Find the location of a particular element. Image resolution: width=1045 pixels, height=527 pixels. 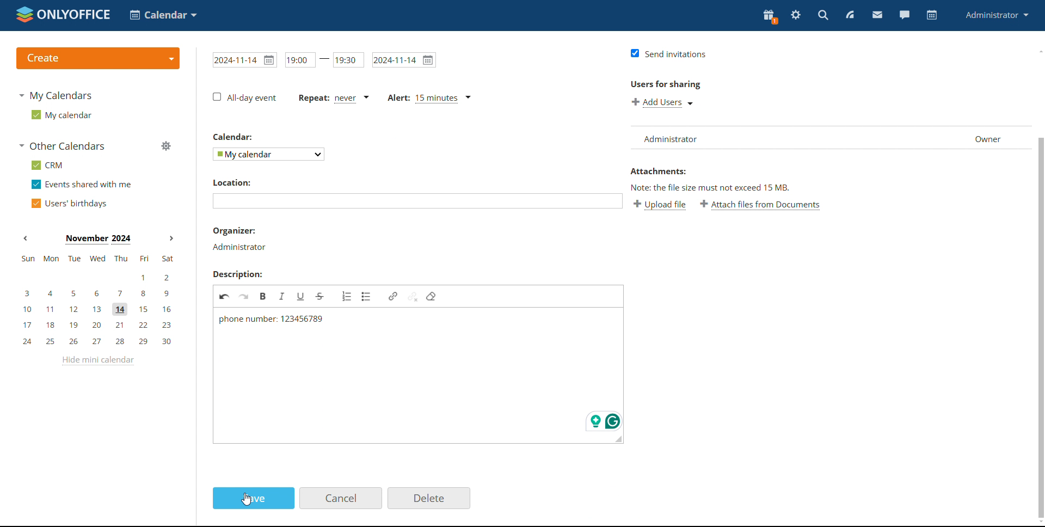

users for sharing is located at coordinates (666, 85).